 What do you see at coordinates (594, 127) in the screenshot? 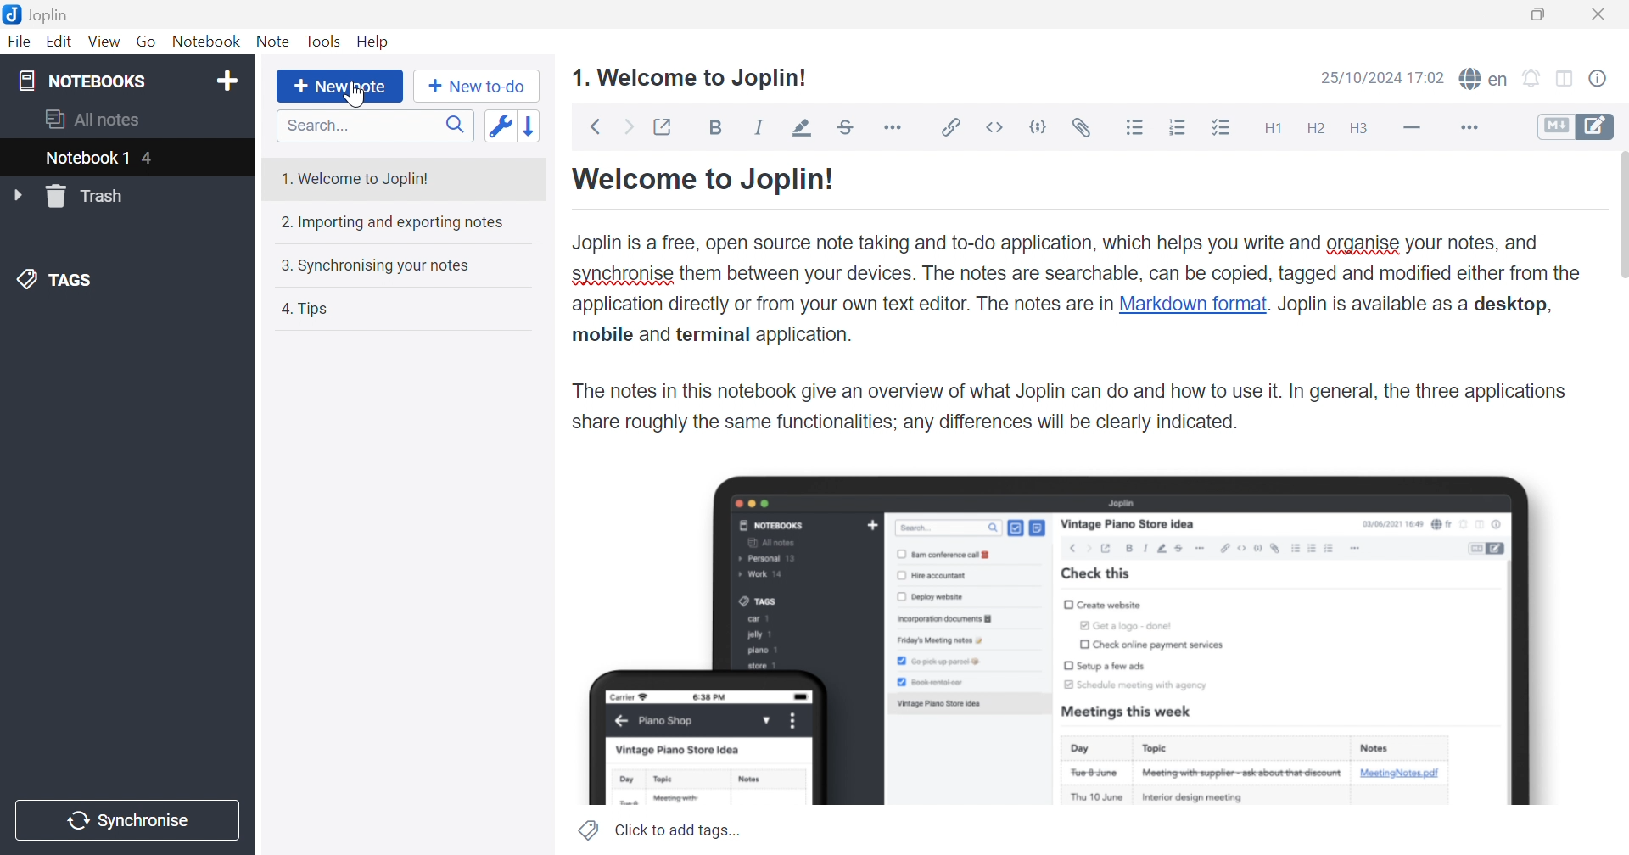
I see `Back` at bounding box center [594, 127].